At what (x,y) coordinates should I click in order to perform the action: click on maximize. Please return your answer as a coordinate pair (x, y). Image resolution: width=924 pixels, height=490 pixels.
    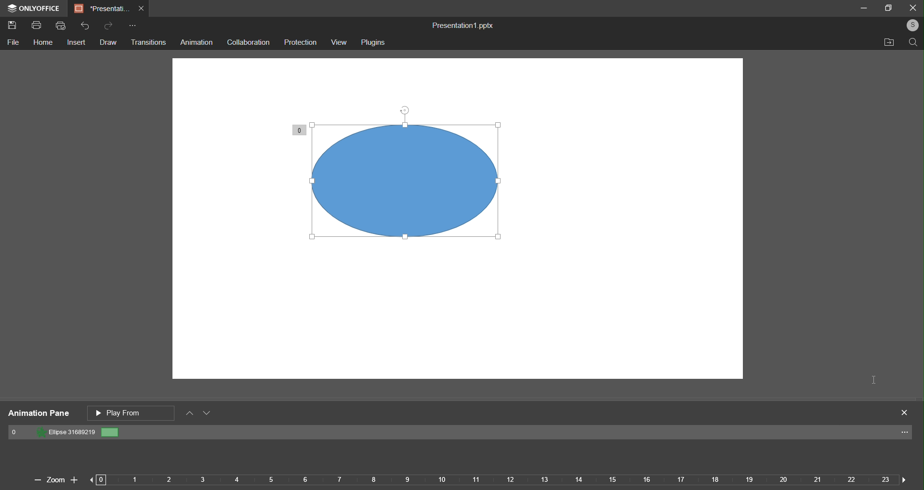
    Looking at the image, I should click on (890, 8).